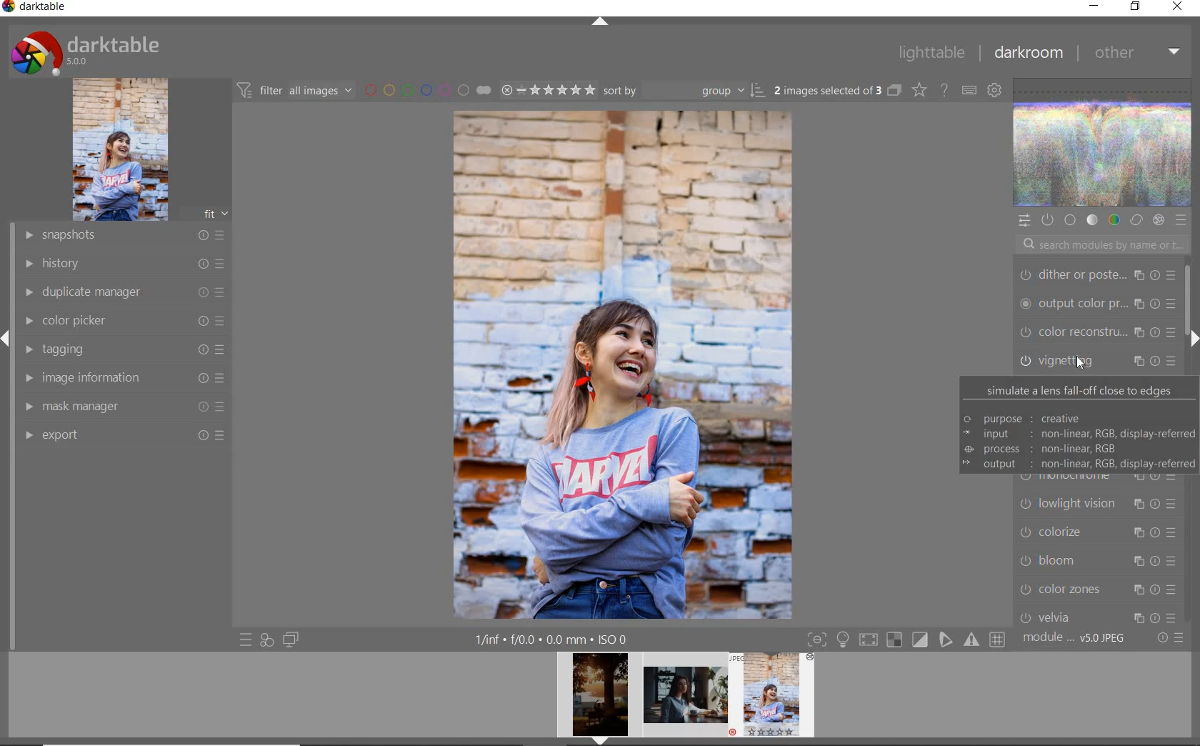 The image size is (1200, 746). What do you see at coordinates (1084, 364) in the screenshot?
I see `cursor position` at bounding box center [1084, 364].